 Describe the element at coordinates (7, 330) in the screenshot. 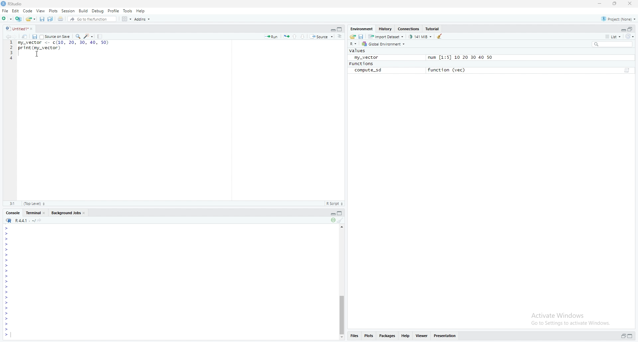

I see `Prompt cursor` at that location.